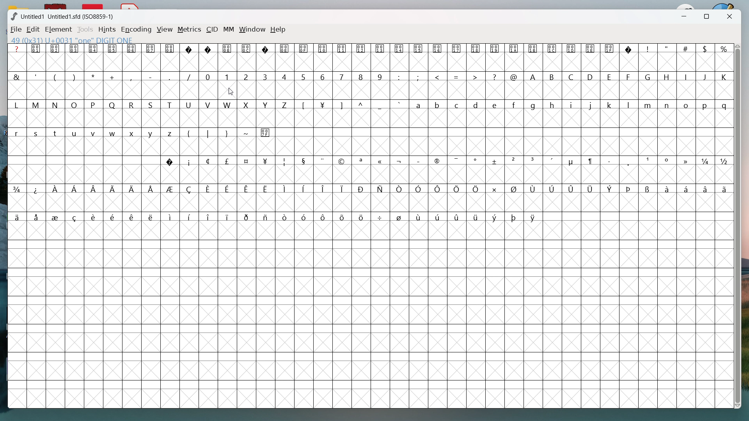 The width and height of the screenshot is (749, 421). I want to click on o, so click(687, 104).